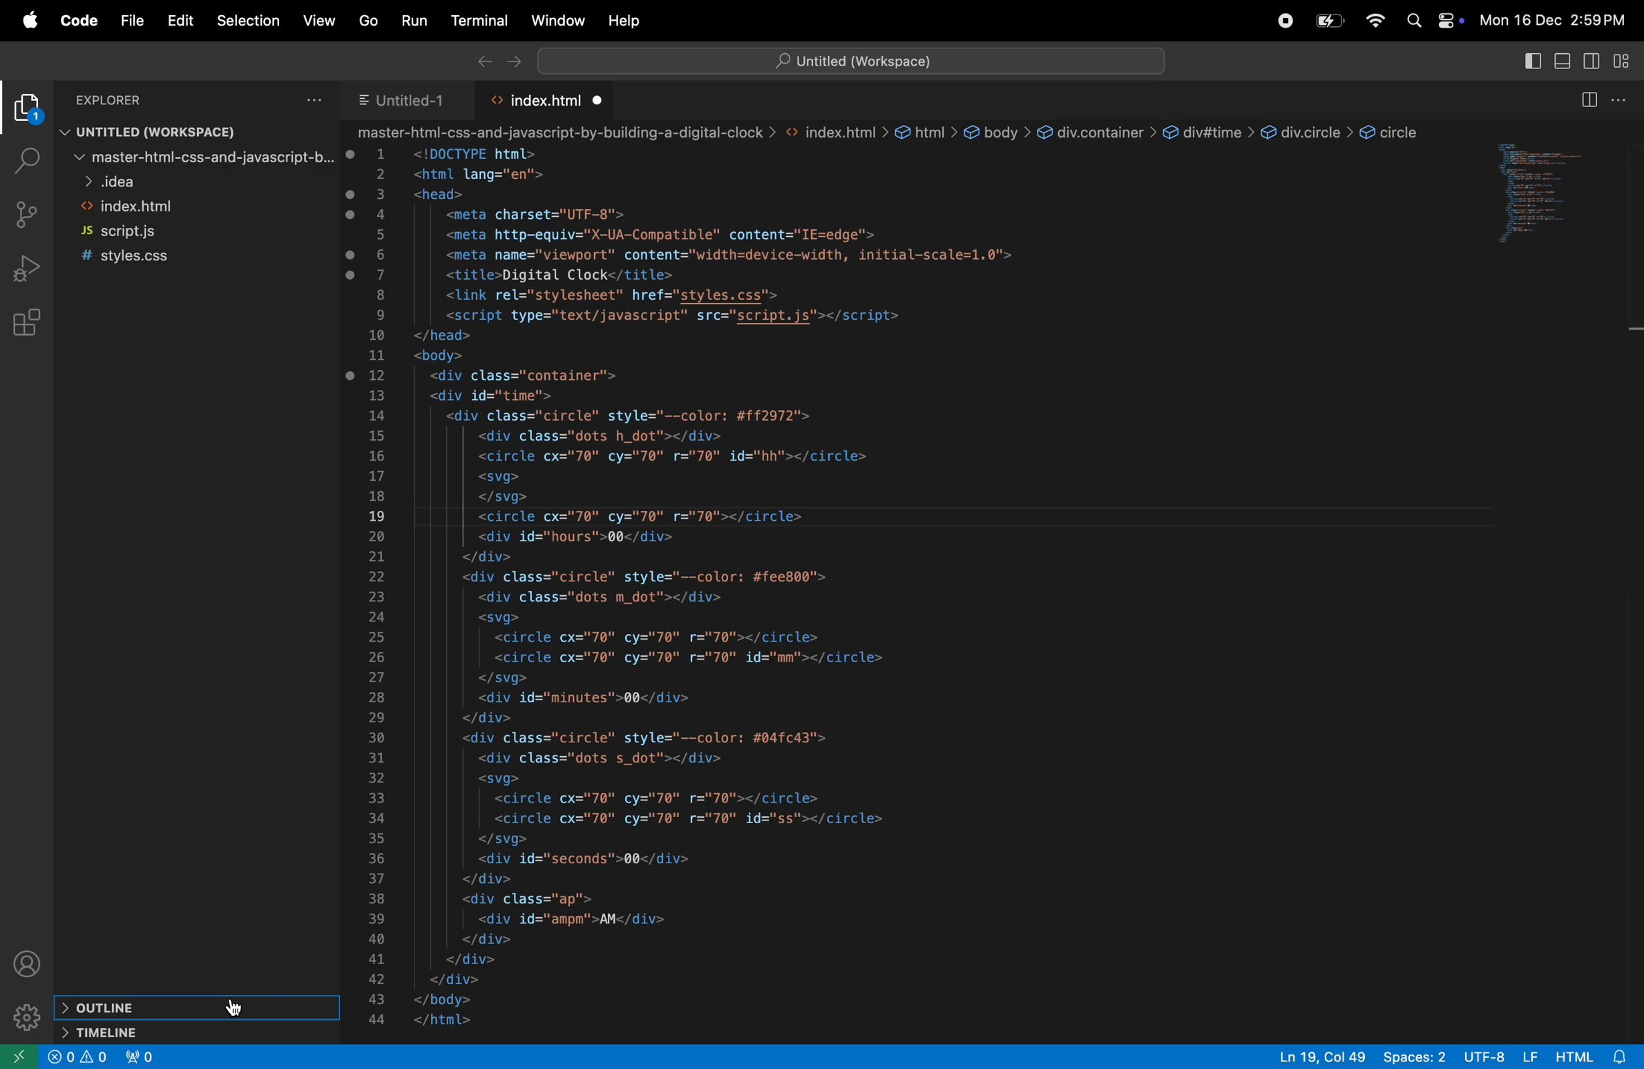  I want to click on script.js, so click(155, 231).